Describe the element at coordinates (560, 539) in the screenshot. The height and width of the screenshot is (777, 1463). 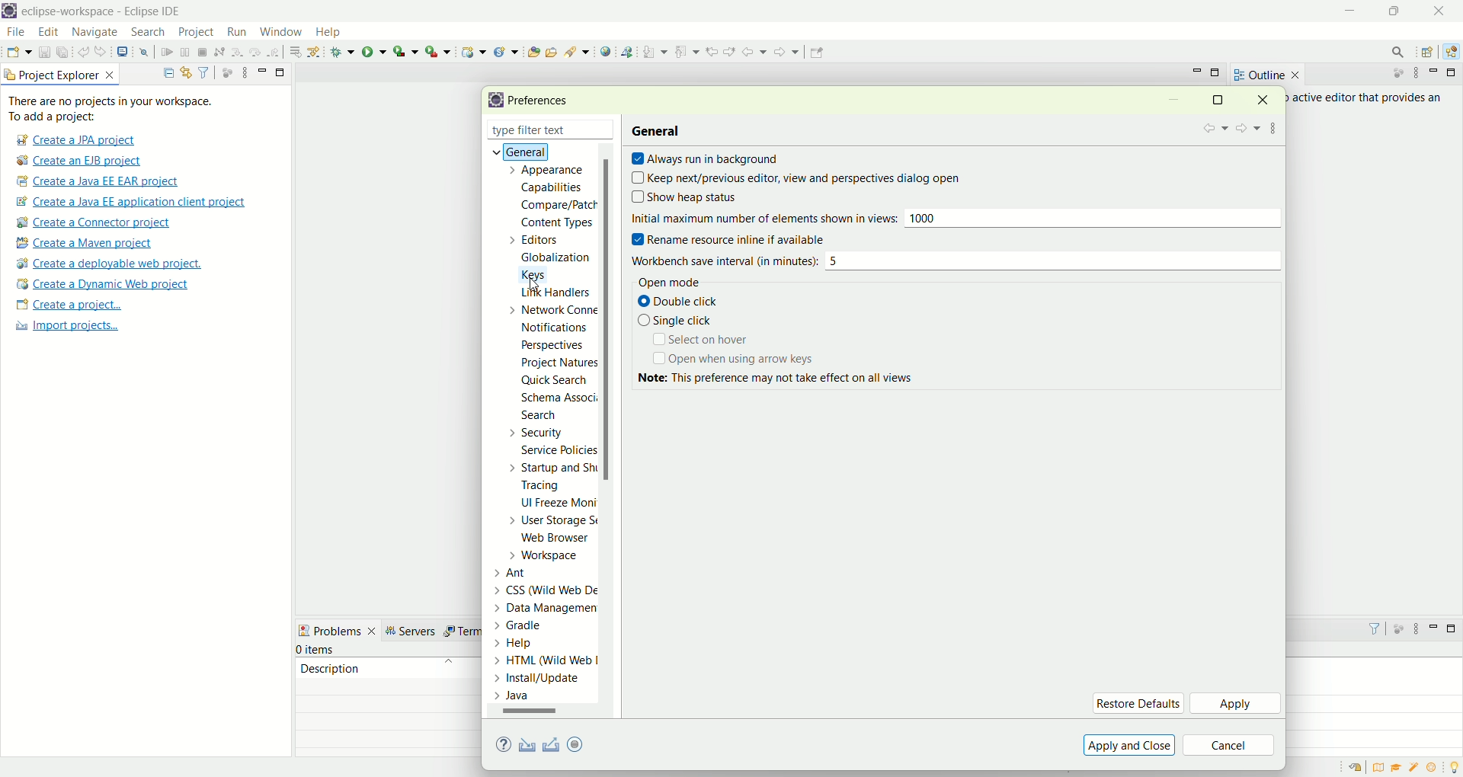
I see `web browser` at that location.